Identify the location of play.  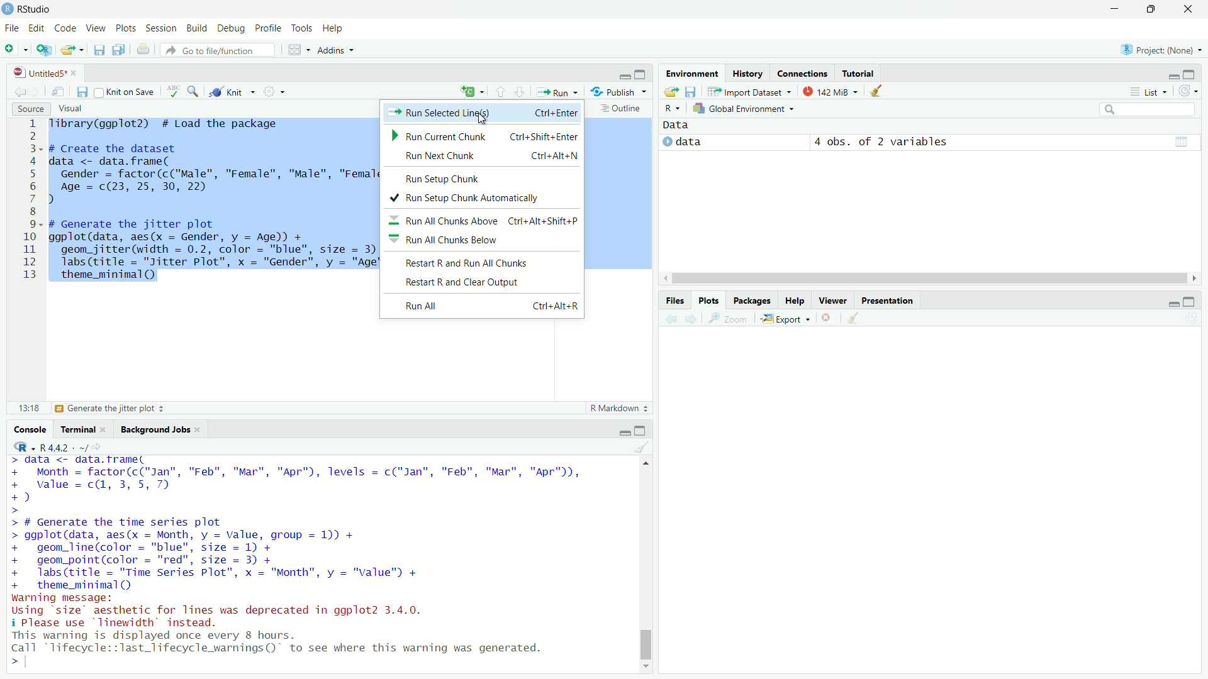
(668, 140).